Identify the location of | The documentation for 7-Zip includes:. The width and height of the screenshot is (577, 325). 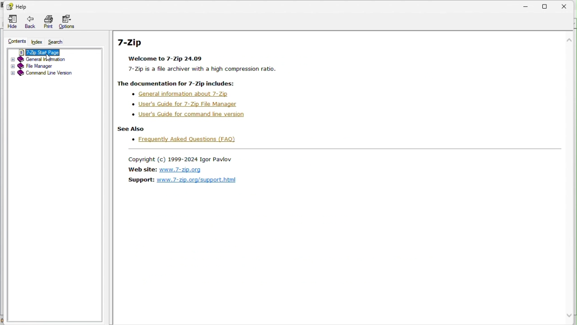
(178, 84).